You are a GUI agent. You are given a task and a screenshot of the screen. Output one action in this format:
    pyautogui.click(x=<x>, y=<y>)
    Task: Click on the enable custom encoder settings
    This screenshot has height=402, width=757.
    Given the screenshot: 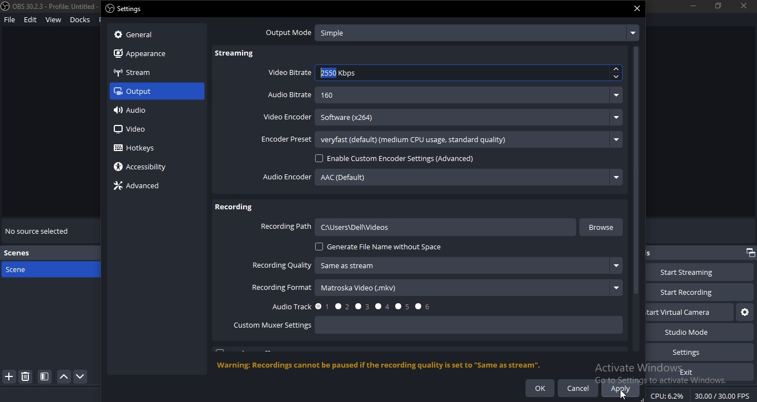 What is the action you would take?
    pyautogui.click(x=398, y=158)
    